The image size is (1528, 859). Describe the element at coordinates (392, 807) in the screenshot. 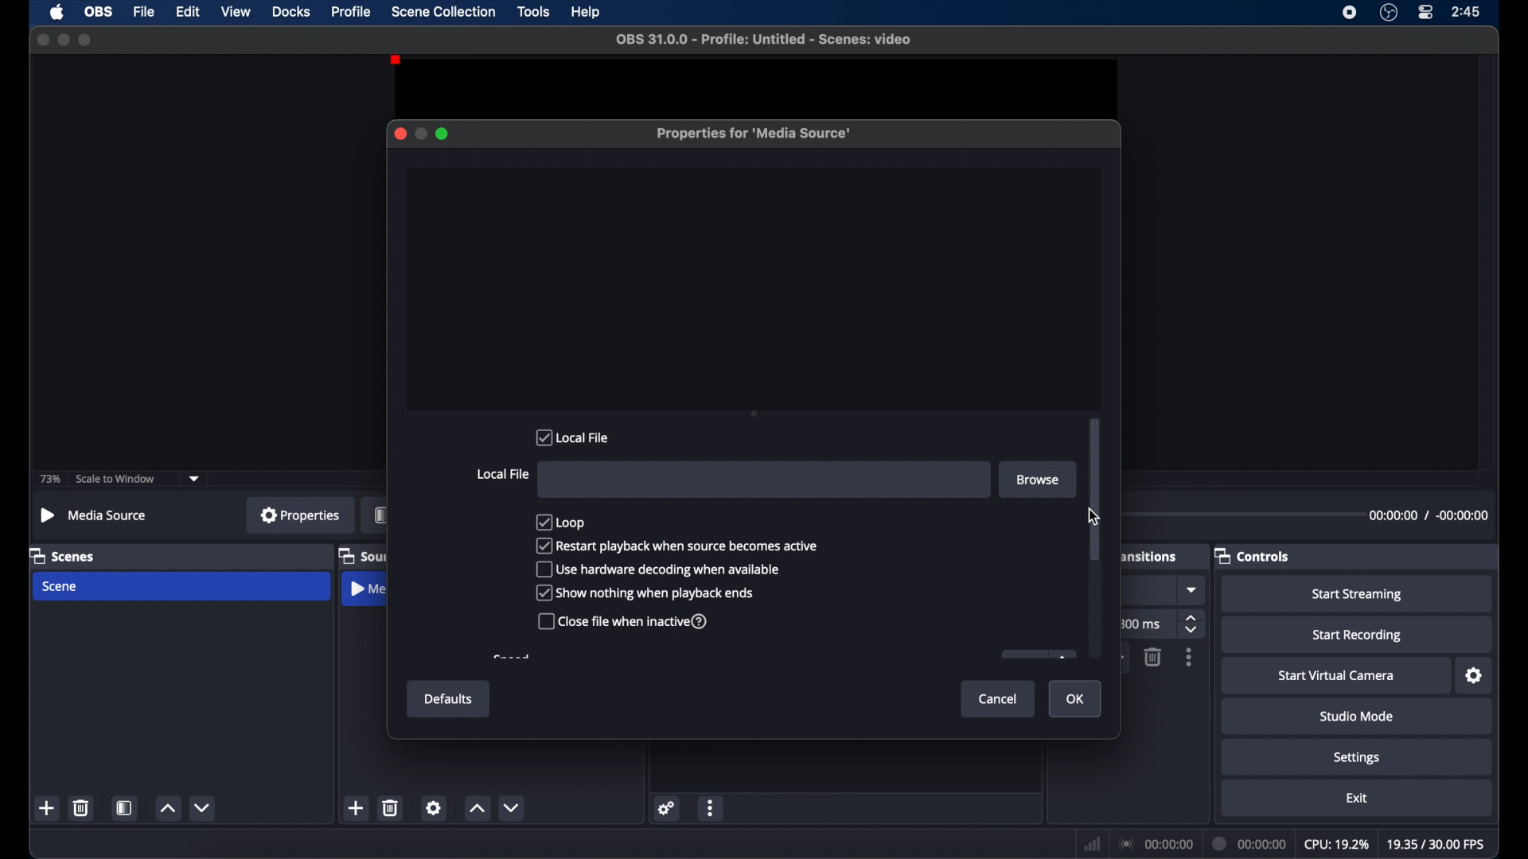

I see `delete` at that location.